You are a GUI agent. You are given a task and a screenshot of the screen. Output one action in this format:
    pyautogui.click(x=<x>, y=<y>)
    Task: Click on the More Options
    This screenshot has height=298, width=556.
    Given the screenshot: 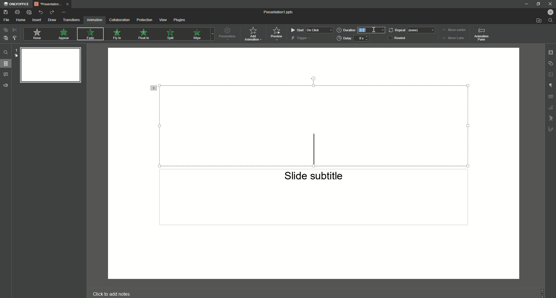 What is the action you would take?
    pyautogui.click(x=64, y=12)
    